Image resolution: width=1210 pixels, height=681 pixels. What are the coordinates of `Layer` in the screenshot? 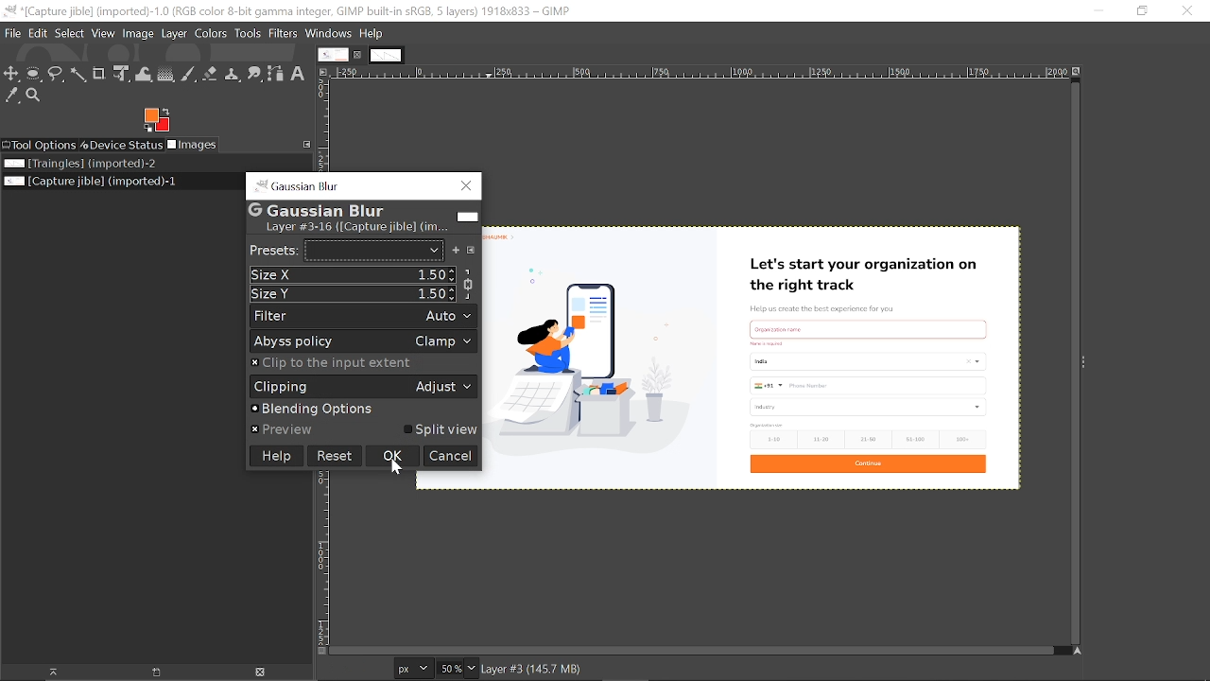 It's located at (175, 35).